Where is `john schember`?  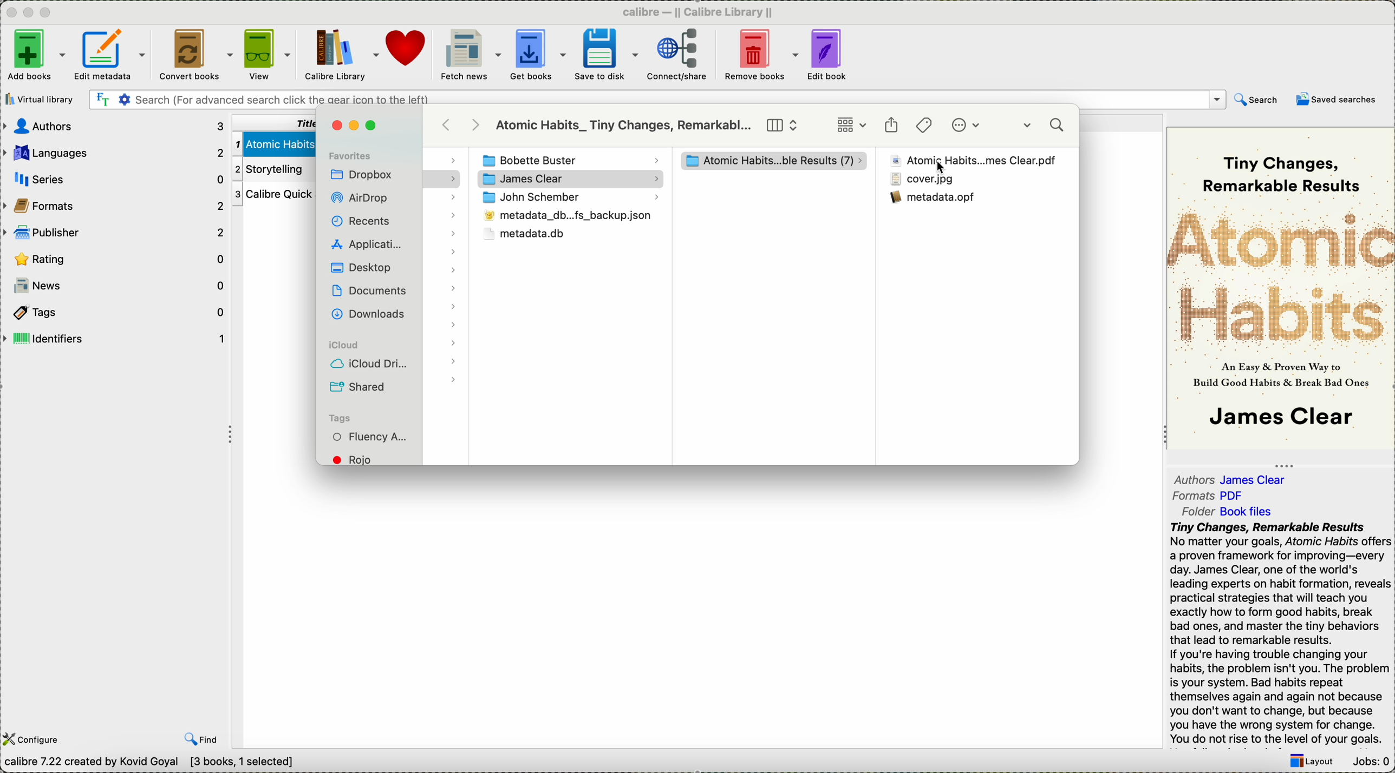
john schember is located at coordinates (570, 199).